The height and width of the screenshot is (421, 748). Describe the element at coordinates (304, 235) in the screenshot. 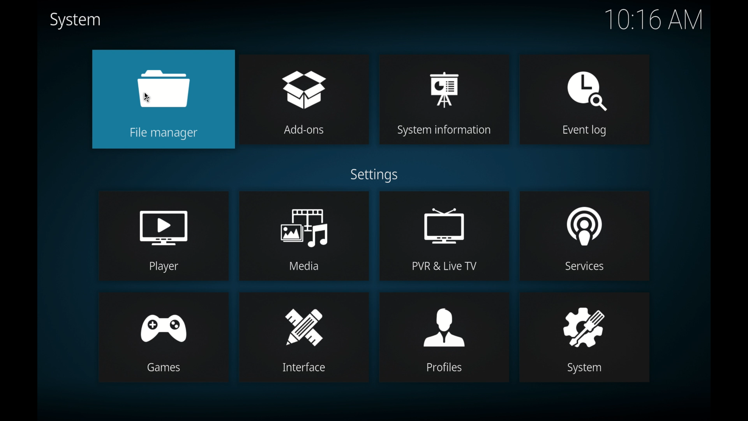

I see `media` at that location.